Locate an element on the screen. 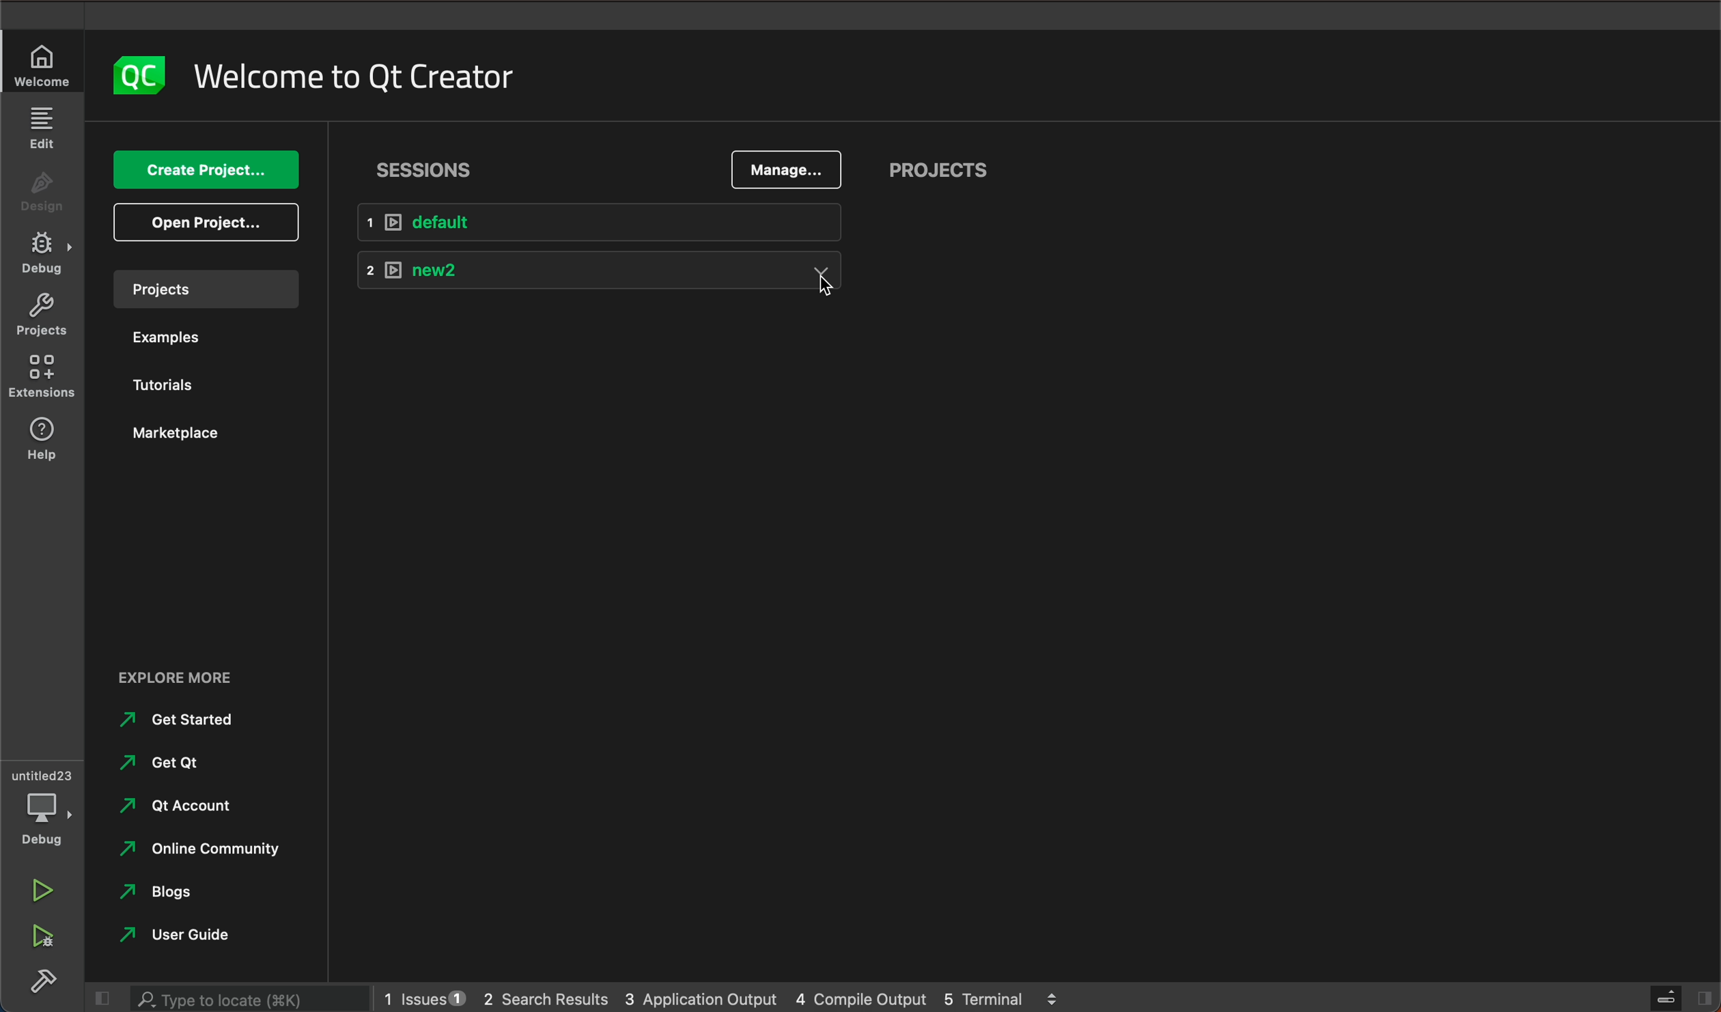 The height and width of the screenshot is (1012, 1721). get qt is located at coordinates (182, 763).